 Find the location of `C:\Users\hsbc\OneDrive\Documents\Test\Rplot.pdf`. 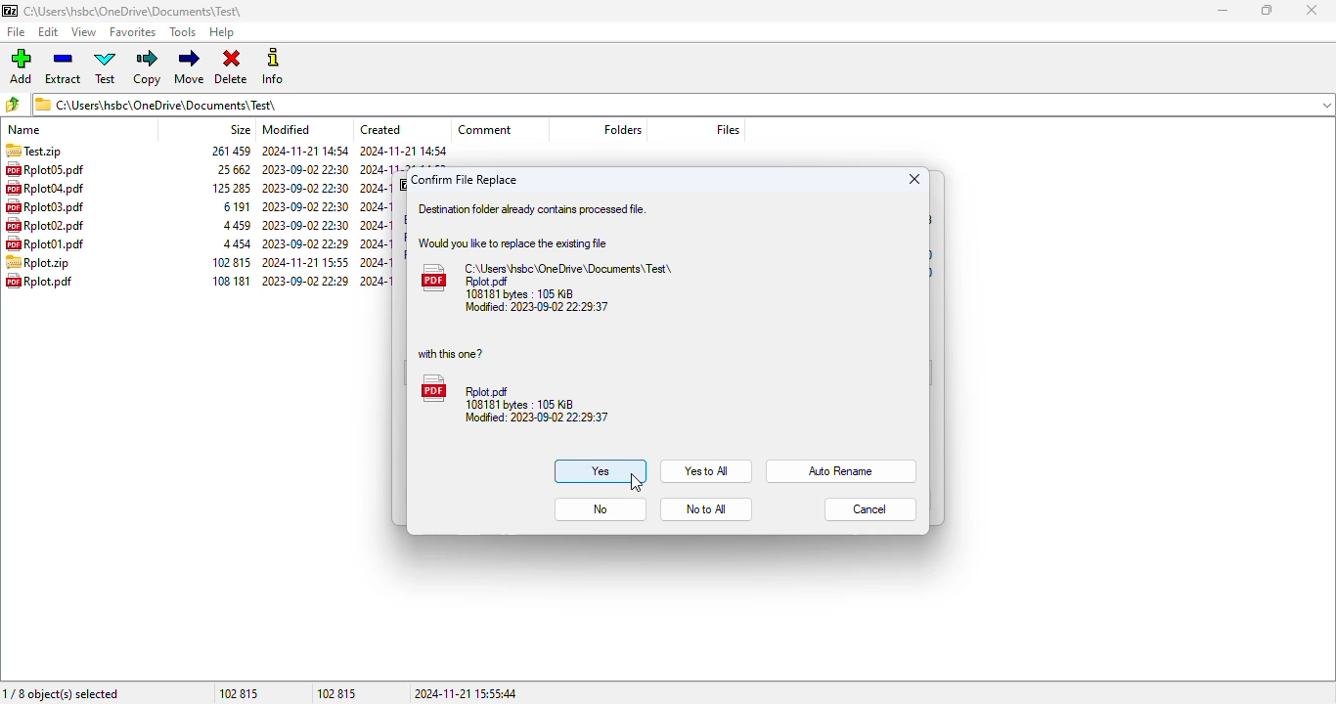

C:\Users\hsbc\OneDrive\Documents\Test\Rplot.pdf is located at coordinates (551, 287).